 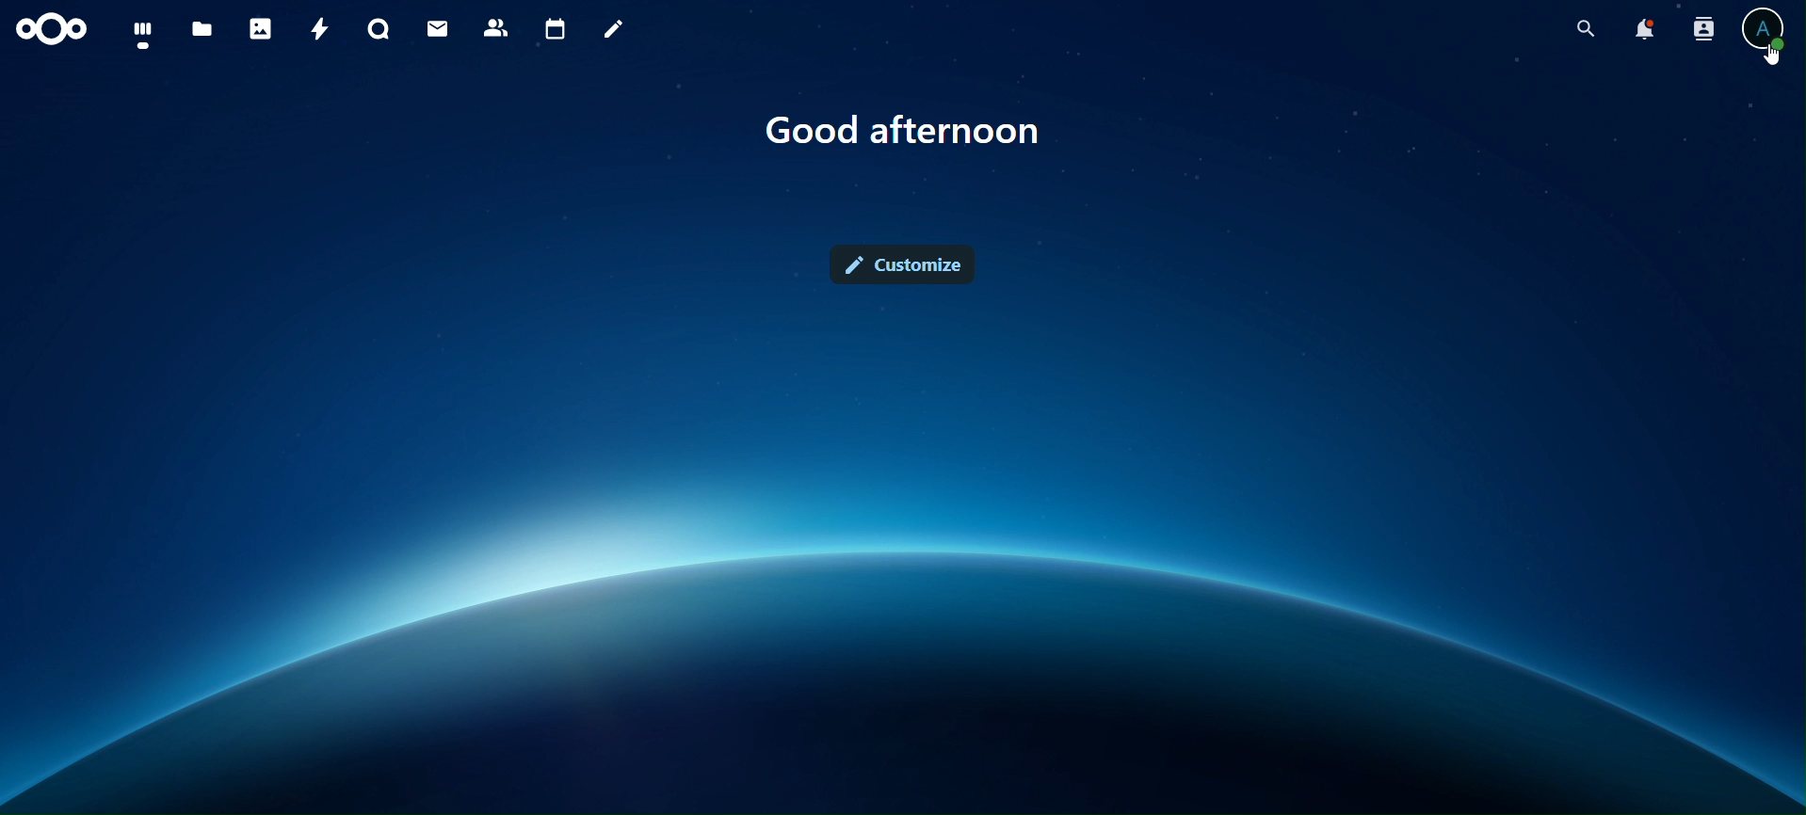 I want to click on view profile, so click(x=1763, y=27).